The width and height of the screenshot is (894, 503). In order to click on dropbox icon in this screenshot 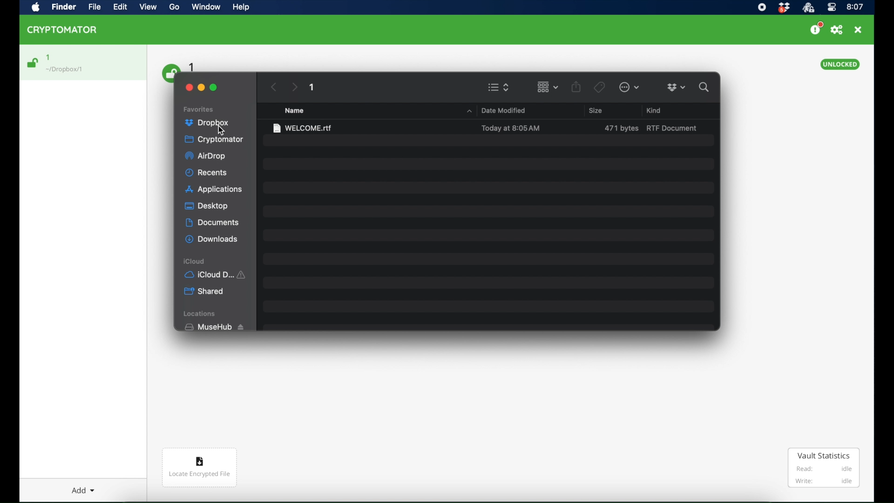, I will do `click(784, 8)`.